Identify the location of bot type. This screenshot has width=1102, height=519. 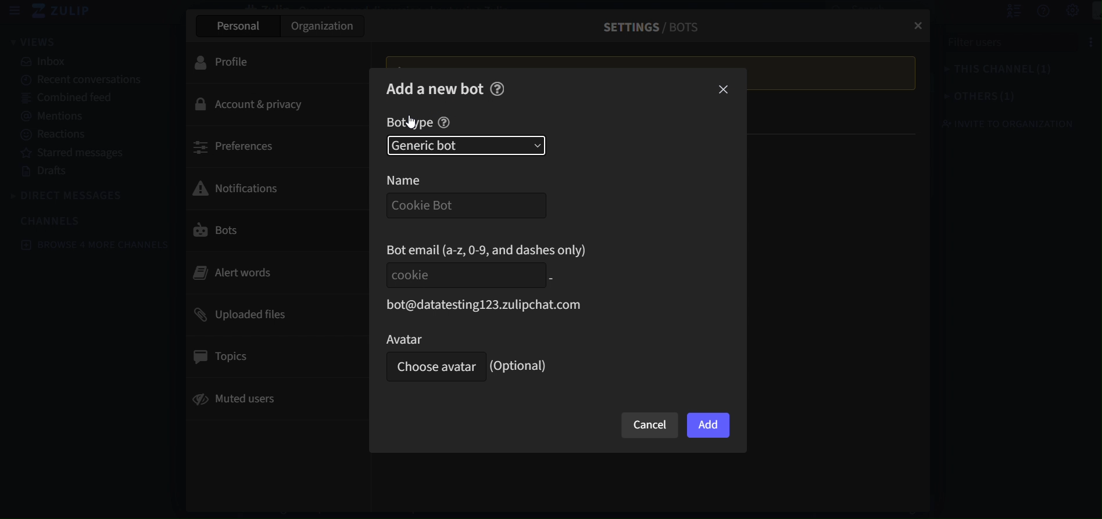
(409, 123).